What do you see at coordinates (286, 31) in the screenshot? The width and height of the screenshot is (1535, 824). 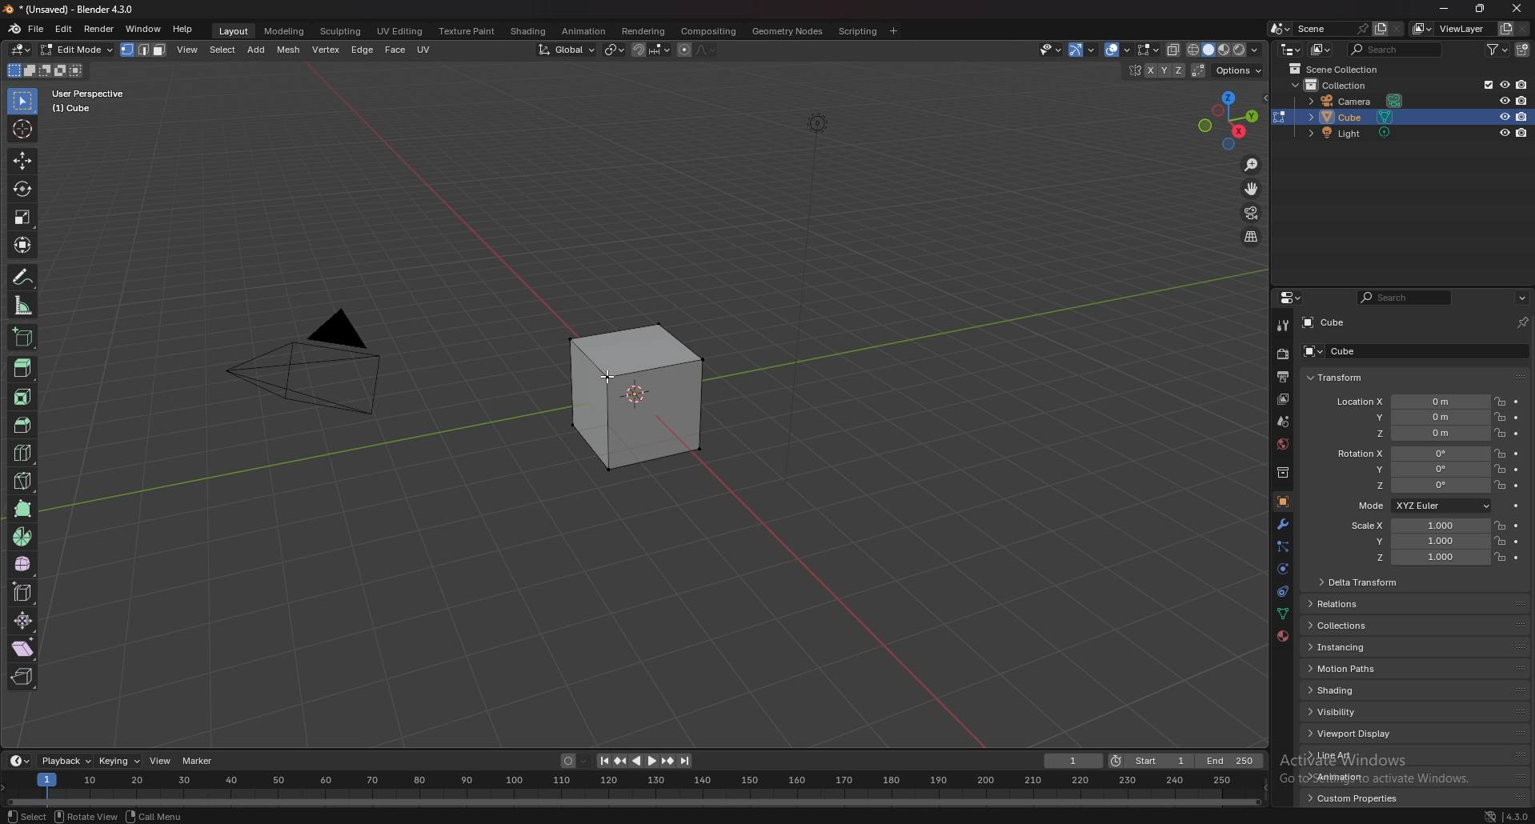 I see `modeling` at bounding box center [286, 31].